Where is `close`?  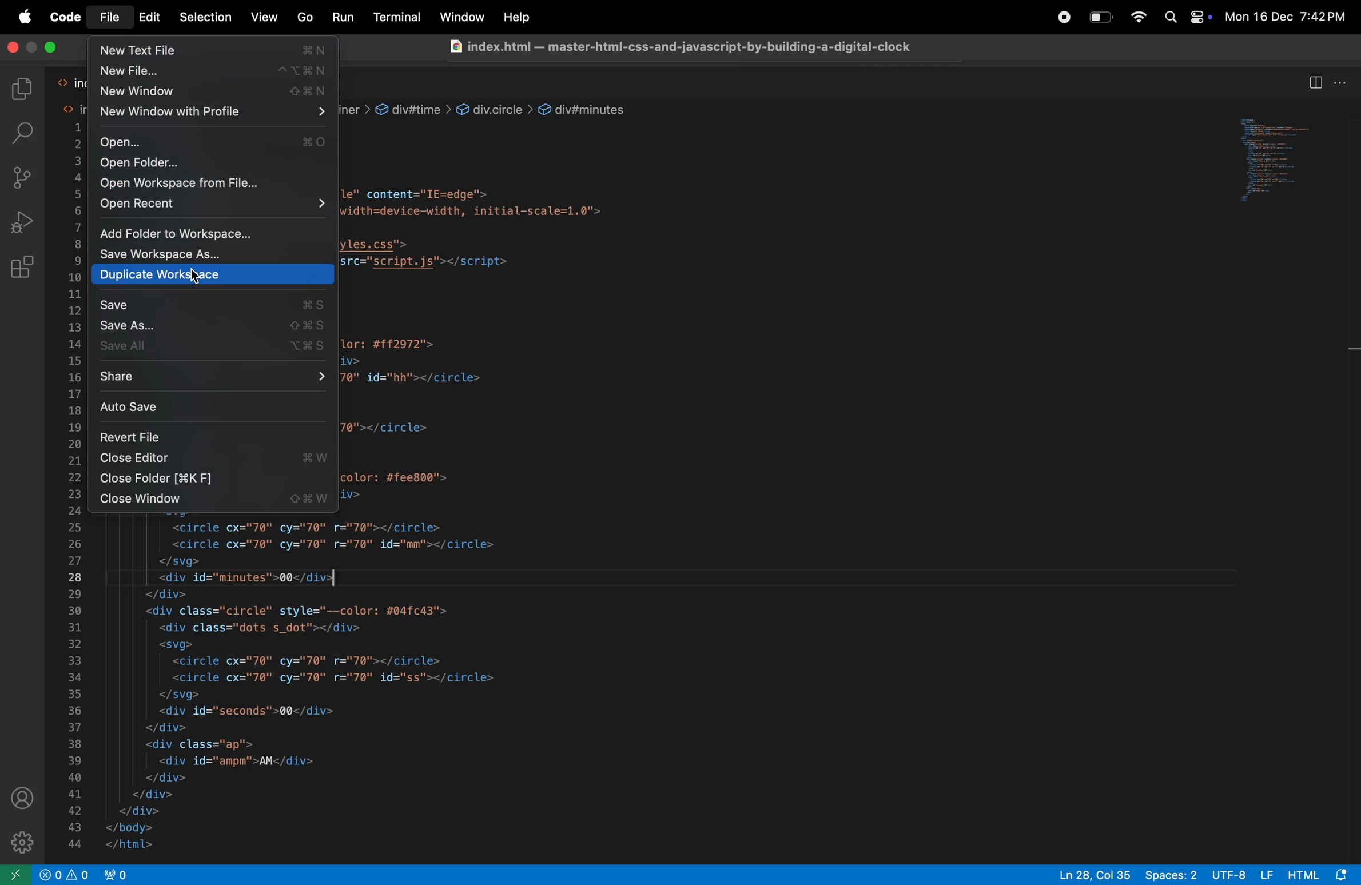
close is located at coordinates (14, 47).